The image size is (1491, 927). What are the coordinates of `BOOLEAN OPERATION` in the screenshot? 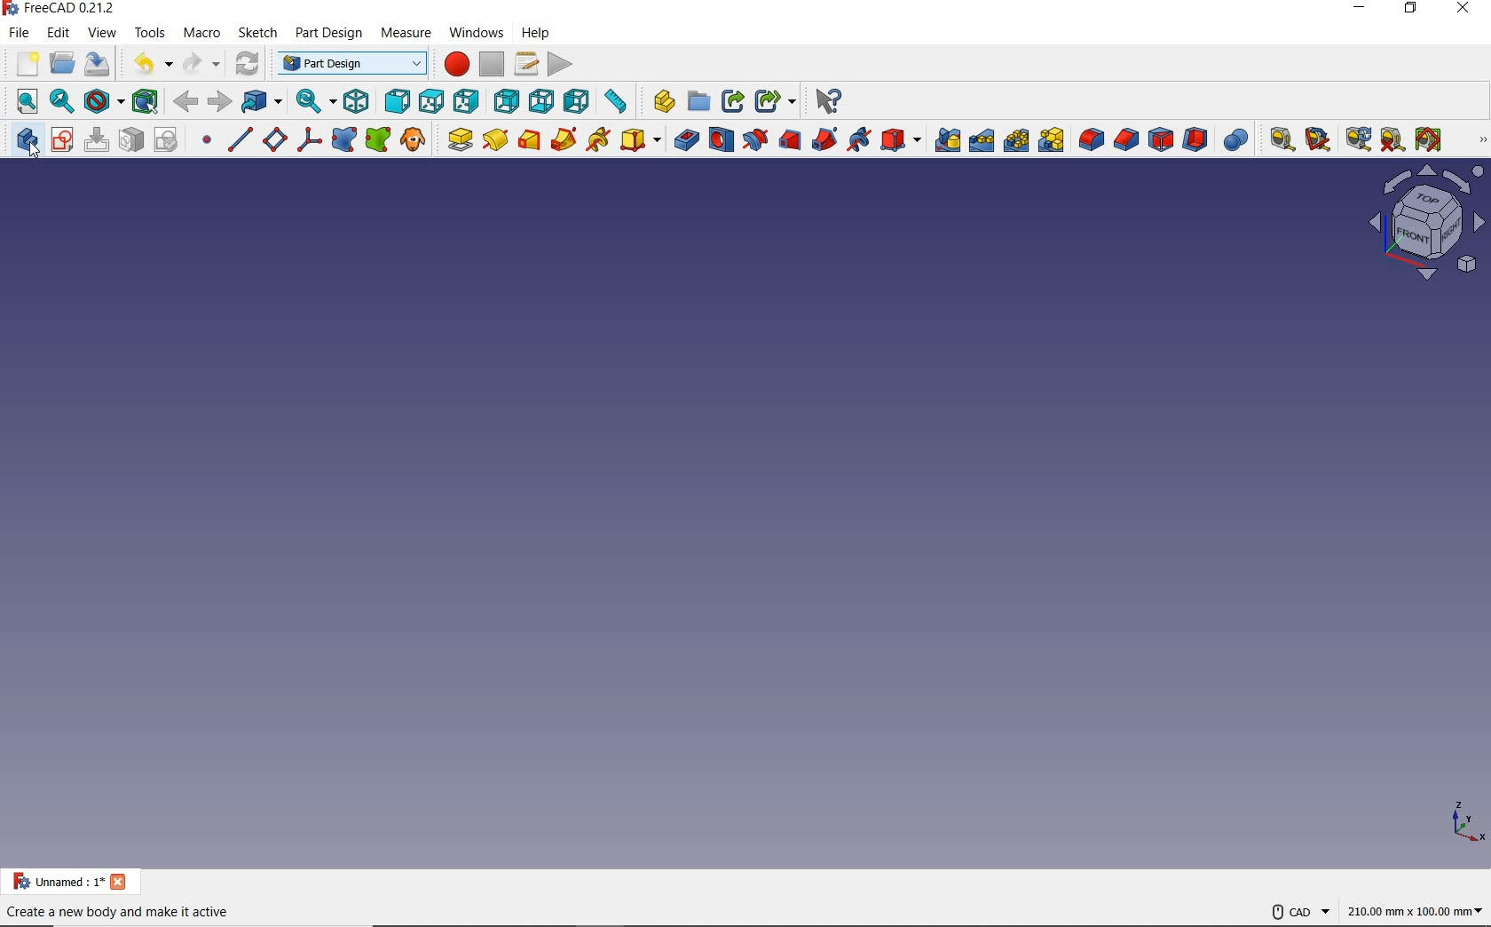 It's located at (1237, 139).